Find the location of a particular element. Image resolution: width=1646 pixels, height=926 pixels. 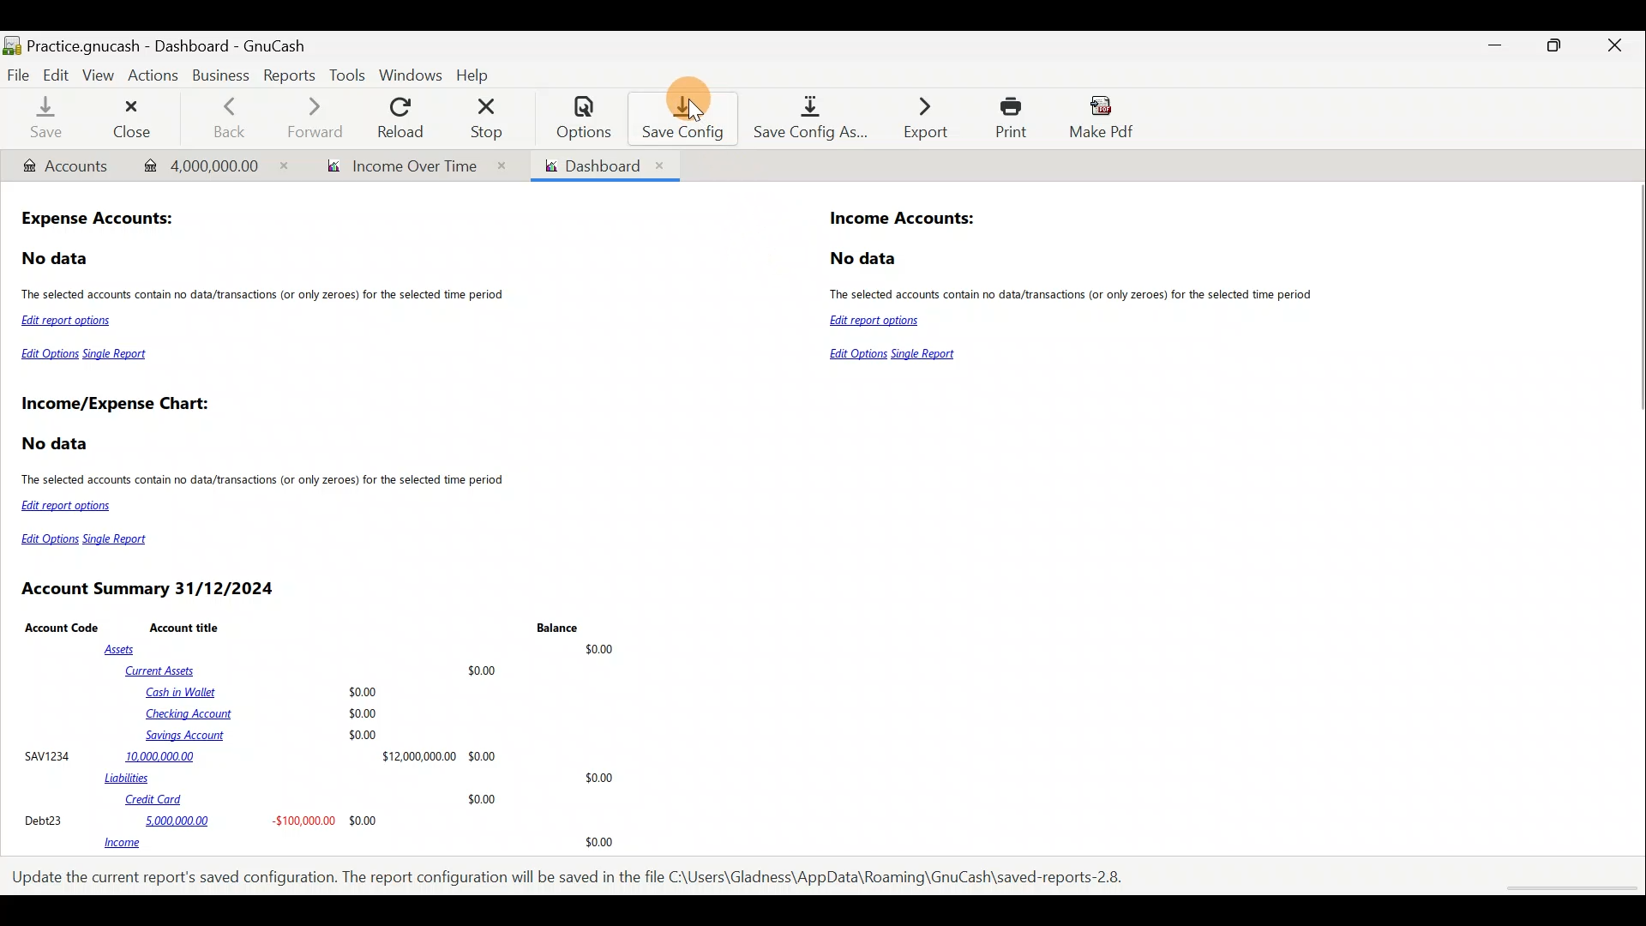

Export is located at coordinates (916, 117).